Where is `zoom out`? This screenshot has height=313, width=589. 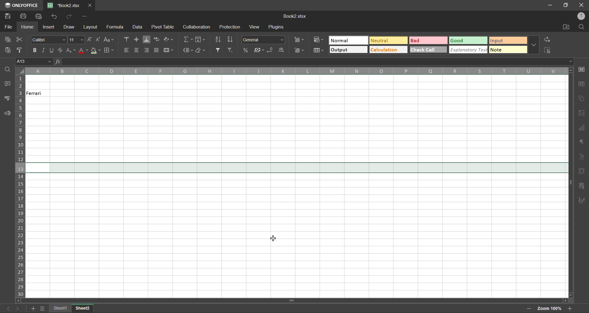
zoom out is located at coordinates (527, 308).